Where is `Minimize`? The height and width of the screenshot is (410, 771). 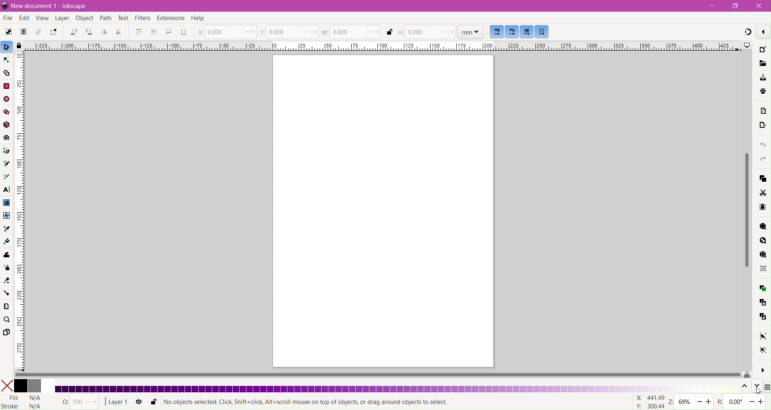 Minimize is located at coordinates (712, 6).